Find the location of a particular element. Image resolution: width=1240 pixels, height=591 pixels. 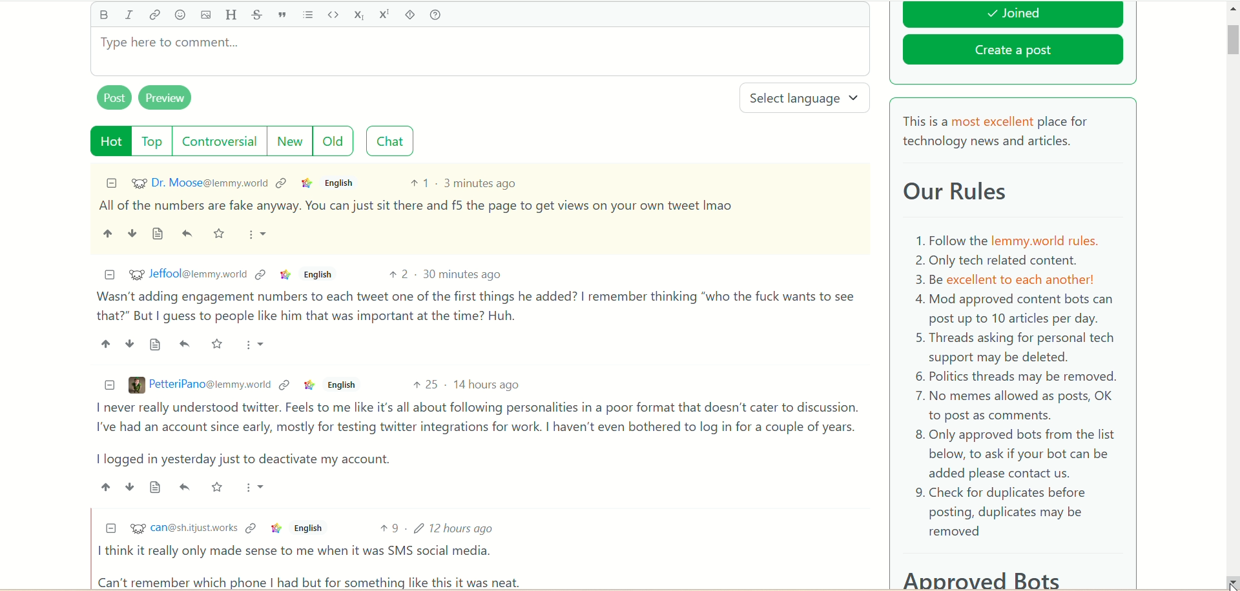

Share is located at coordinates (189, 234).